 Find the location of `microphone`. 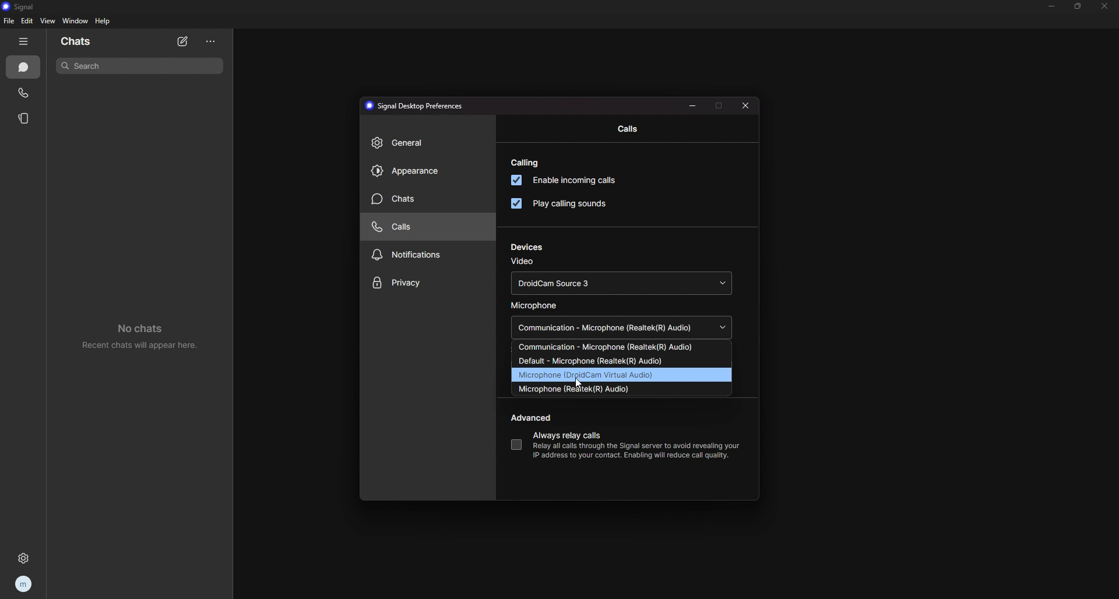

microphone is located at coordinates (537, 305).